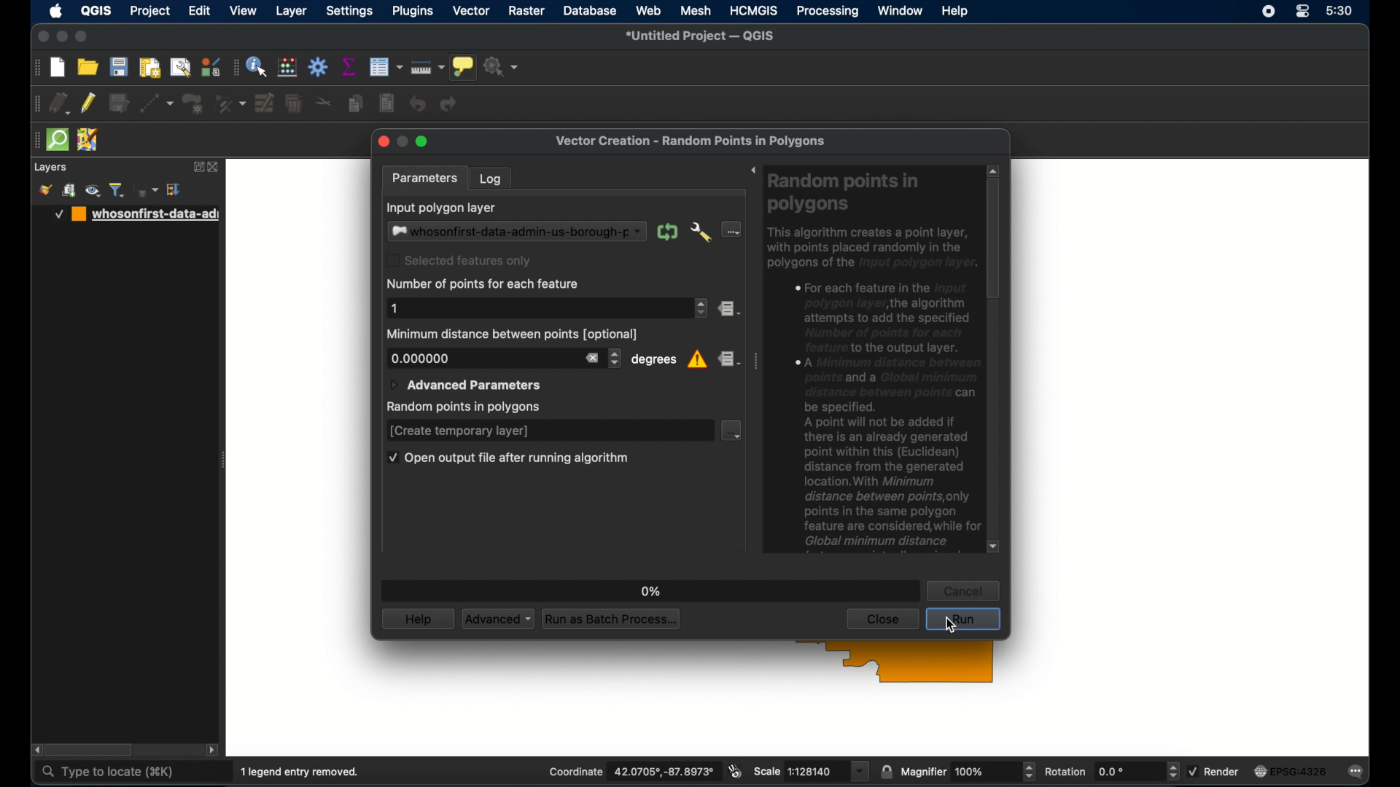 The height and width of the screenshot is (787, 1400). I want to click on help, so click(418, 619).